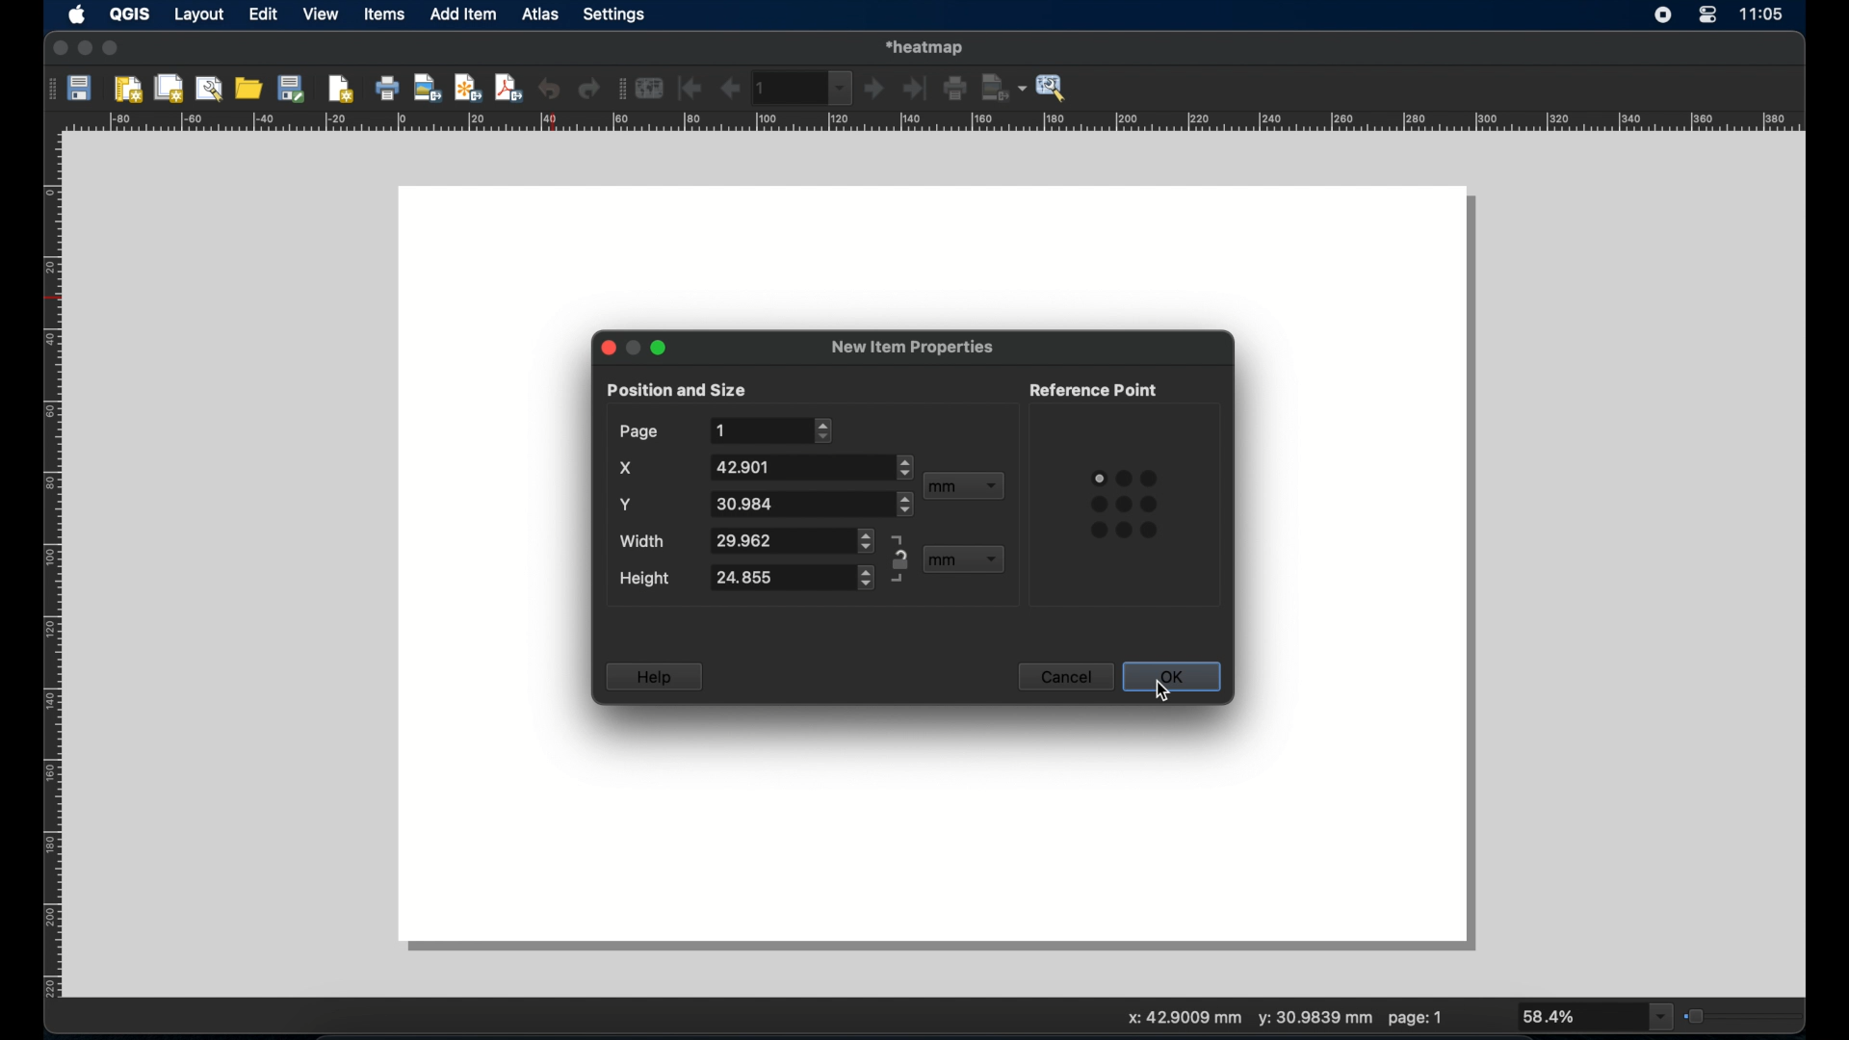 This screenshot has height=1040, width=1849. What do you see at coordinates (647, 540) in the screenshot?
I see `width` at bounding box center [647, 540].